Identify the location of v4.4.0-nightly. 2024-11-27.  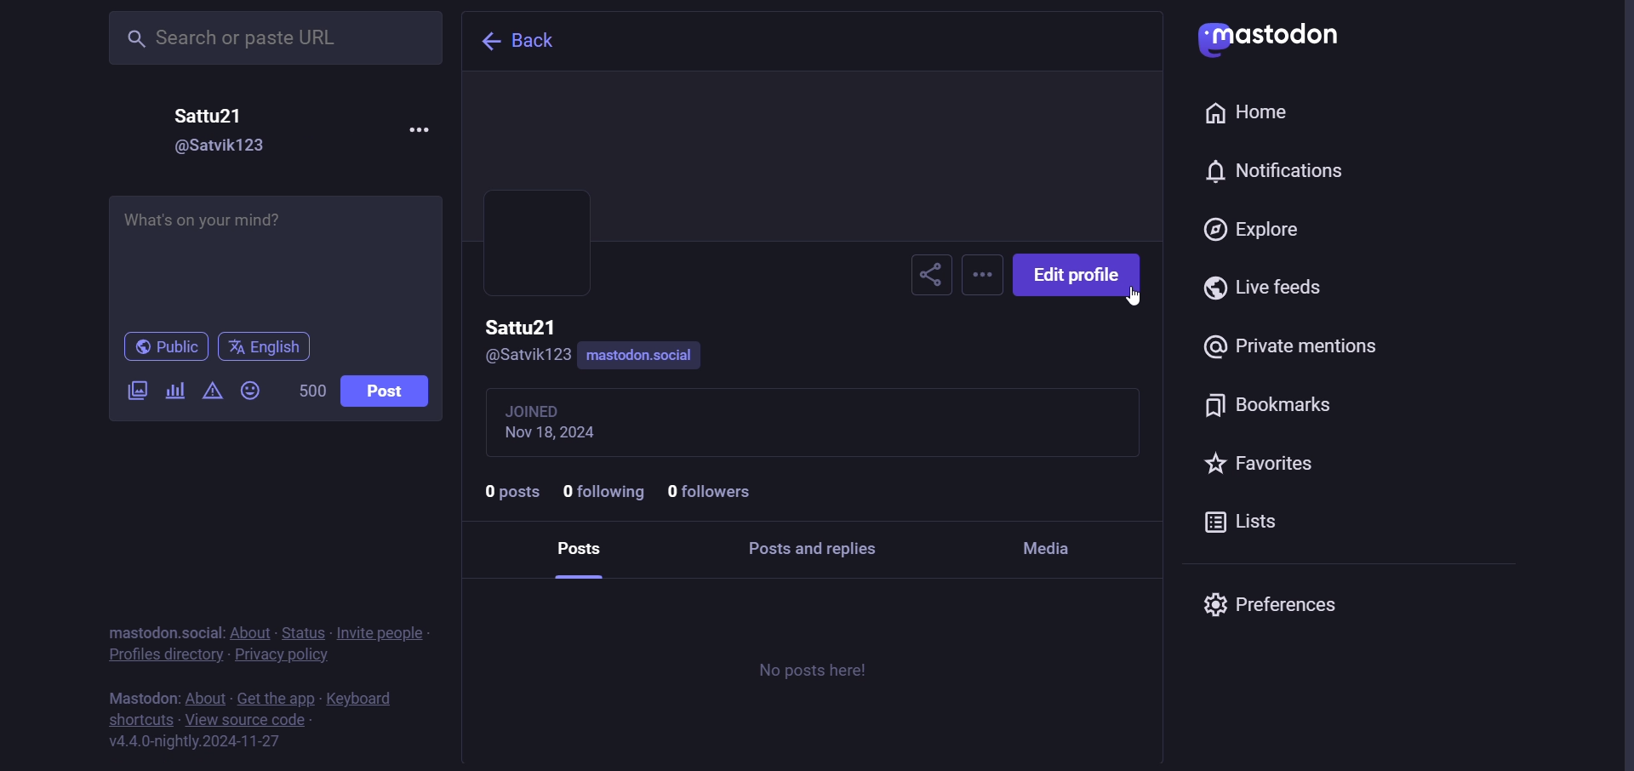
(194, 743).